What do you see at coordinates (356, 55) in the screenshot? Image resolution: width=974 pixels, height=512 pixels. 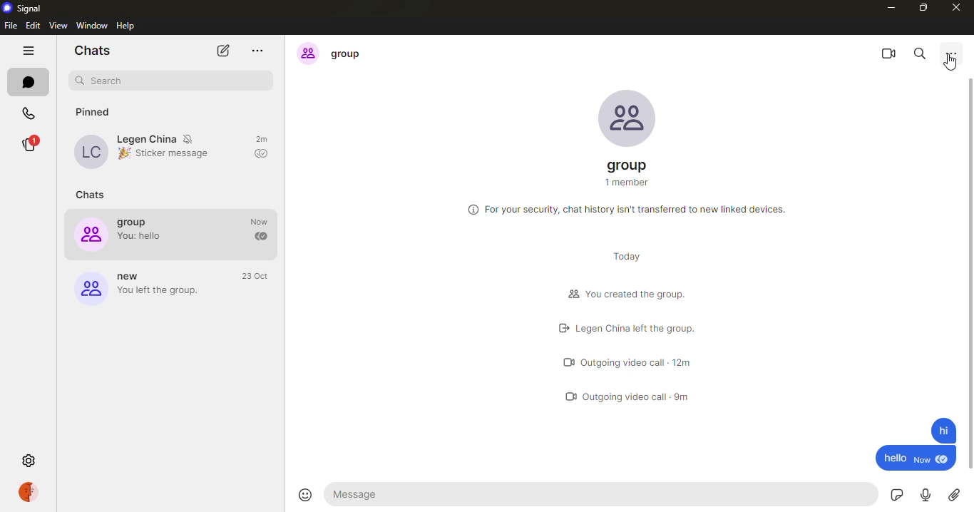 I see `group` at bounding box center [356, 55].